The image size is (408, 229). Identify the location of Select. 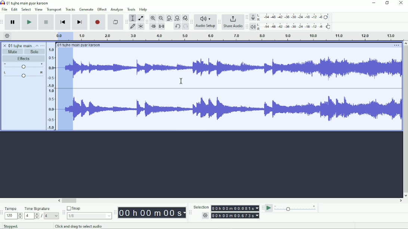
(26, 9).